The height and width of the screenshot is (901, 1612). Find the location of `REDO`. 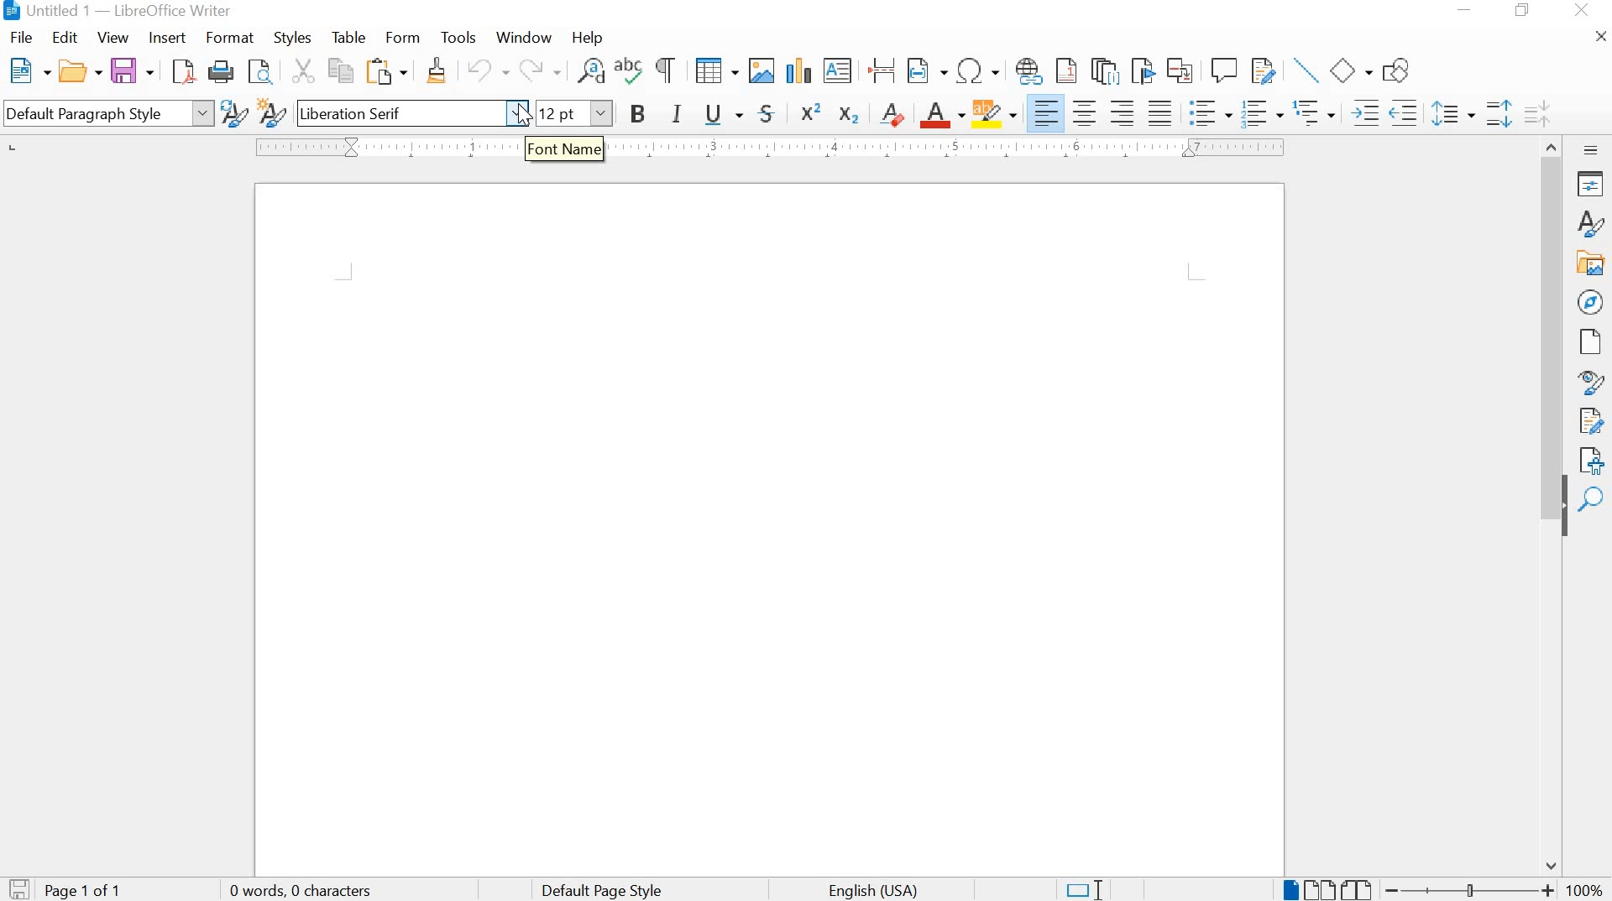

REDO is located at coordinates (542, 71).